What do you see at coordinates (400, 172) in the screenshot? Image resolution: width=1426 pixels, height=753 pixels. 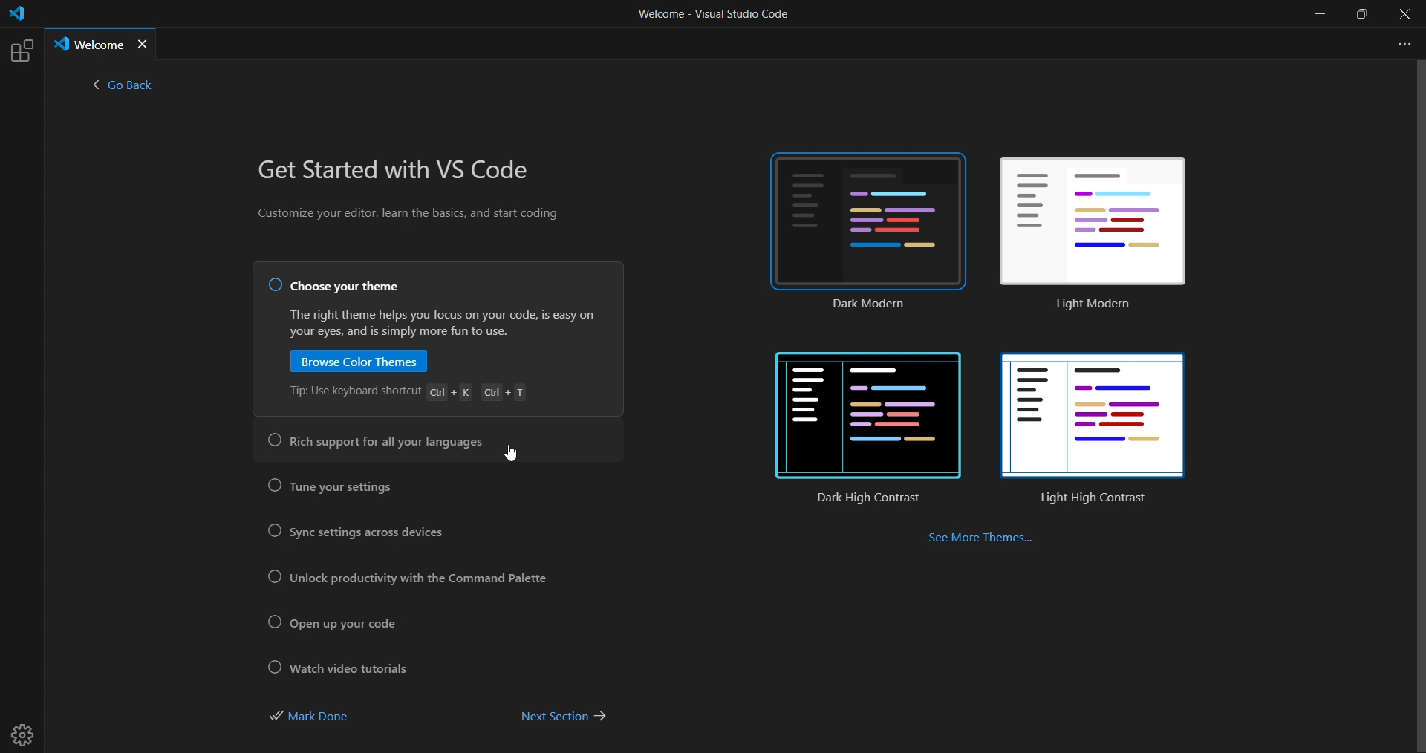 I see `get started with VS Code` at bounding box center [400, 172].